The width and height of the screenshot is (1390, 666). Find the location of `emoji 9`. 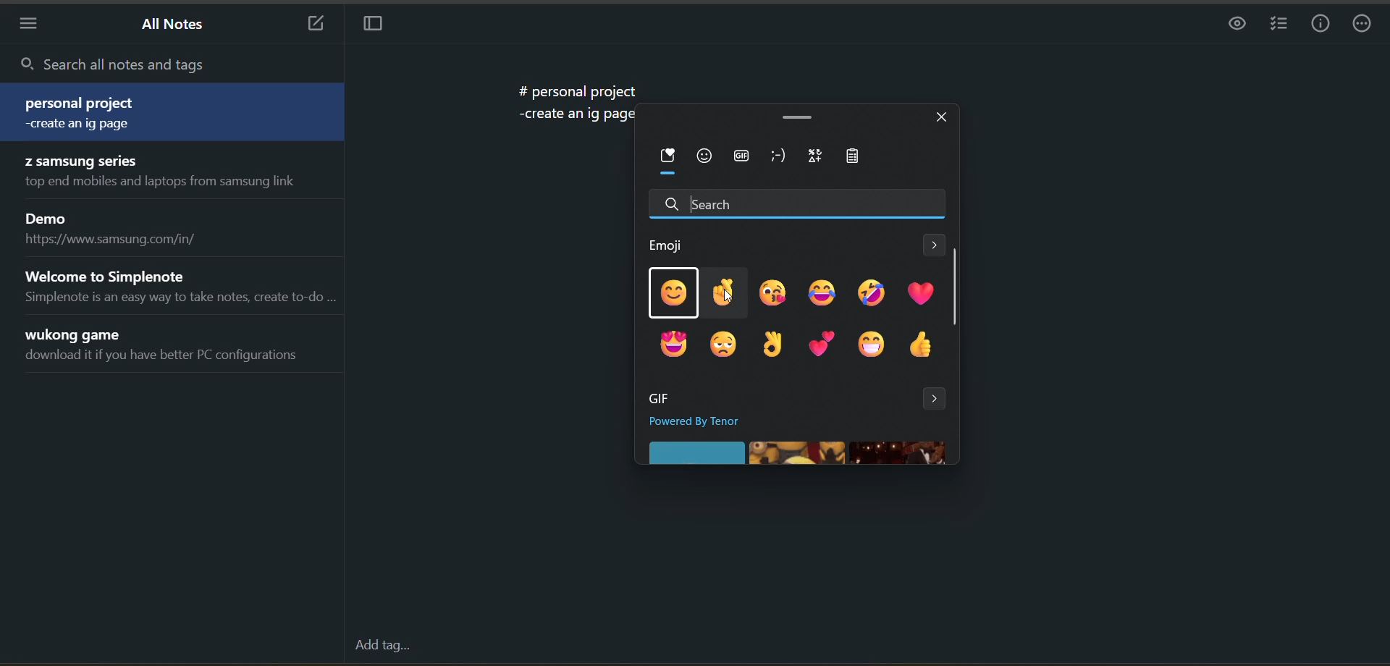

emoji 9 is located at coordinates (772, 345).